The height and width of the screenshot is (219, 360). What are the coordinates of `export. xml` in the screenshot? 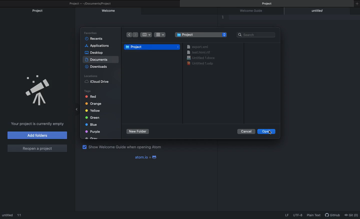 It's located at (199, 46).